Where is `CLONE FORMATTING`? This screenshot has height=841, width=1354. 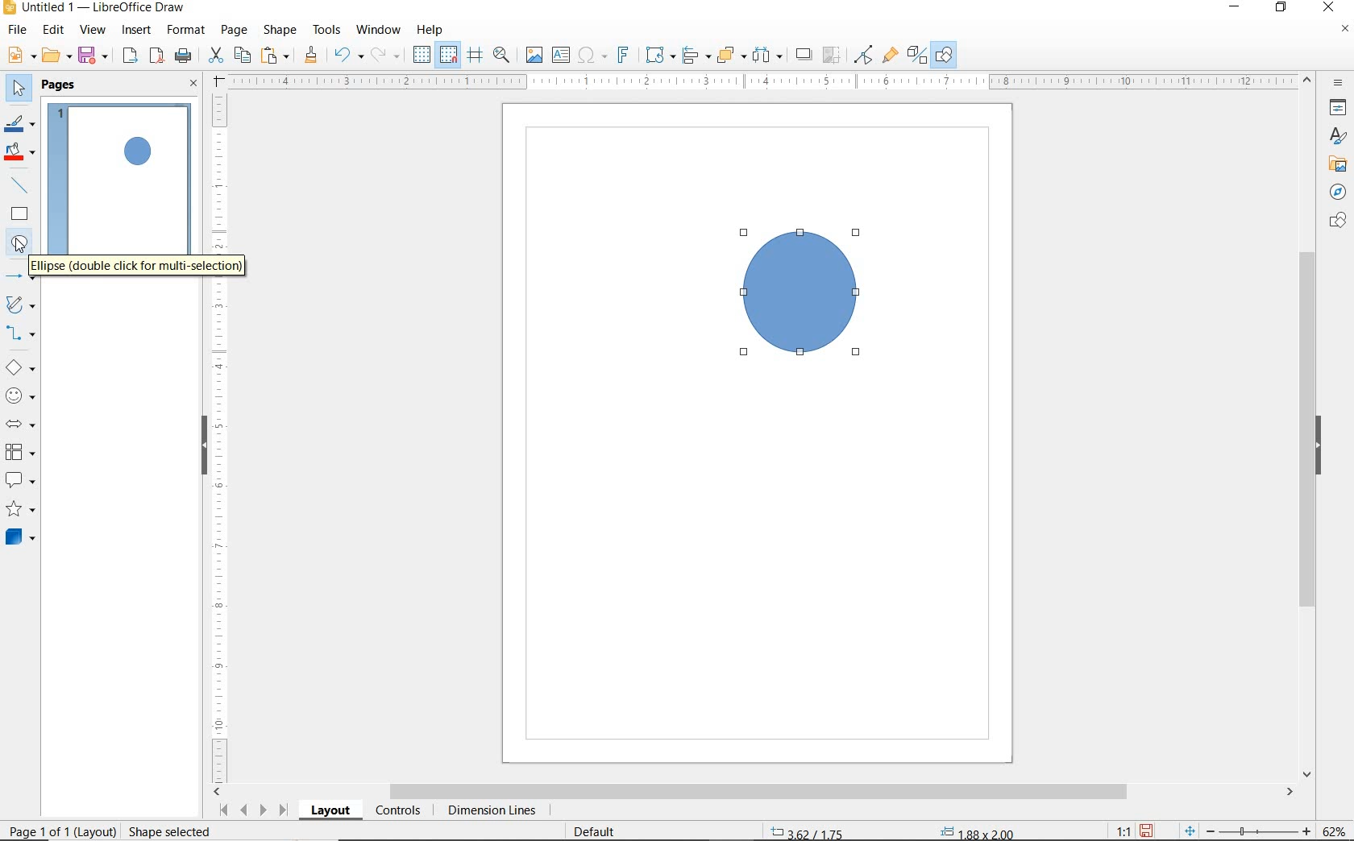 CLONE FORMATTING is located at coordinates (310, 55).